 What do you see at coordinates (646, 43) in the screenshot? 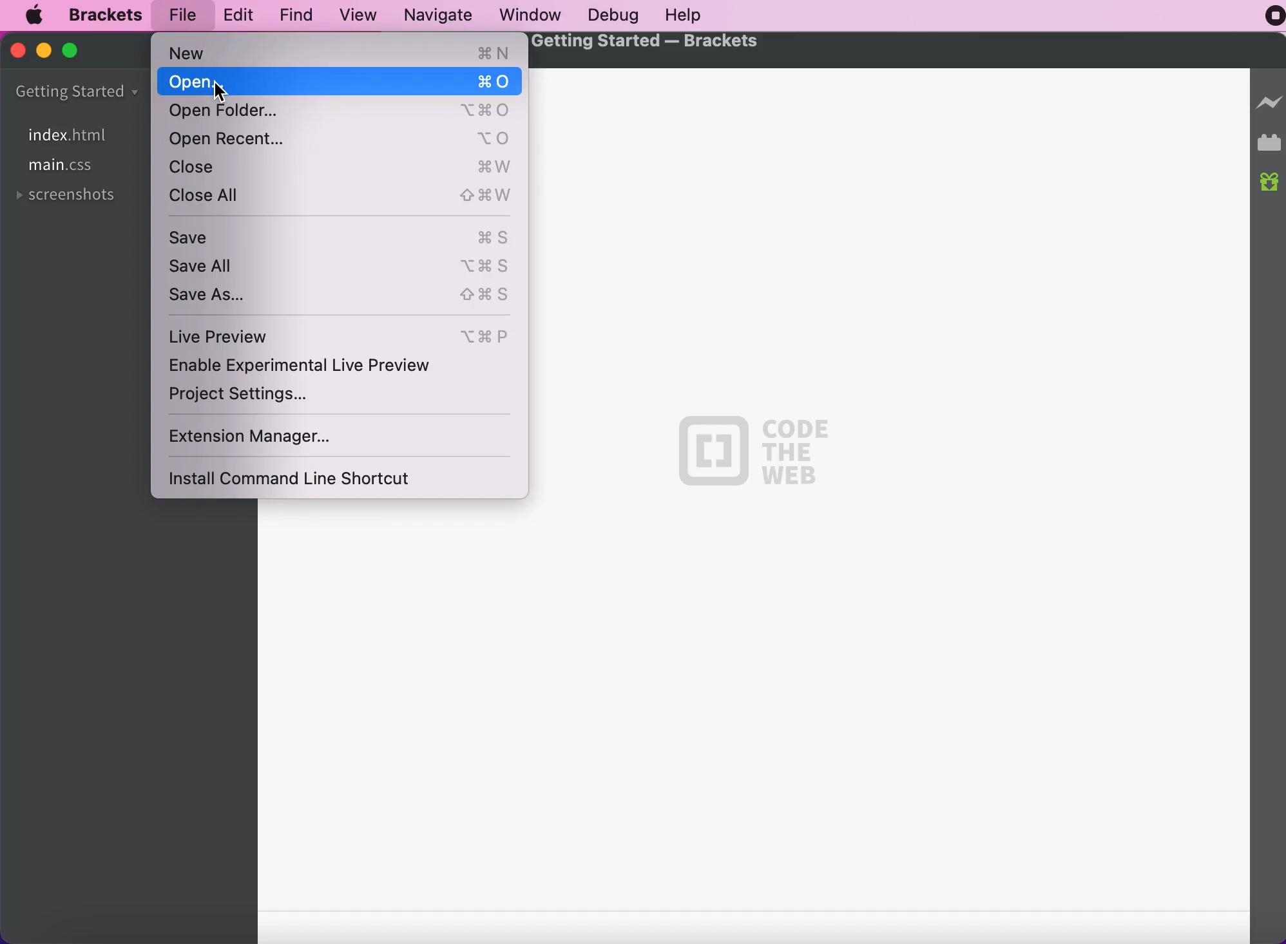
I see `Getting started - brackets` at bounding box center [646, 43].